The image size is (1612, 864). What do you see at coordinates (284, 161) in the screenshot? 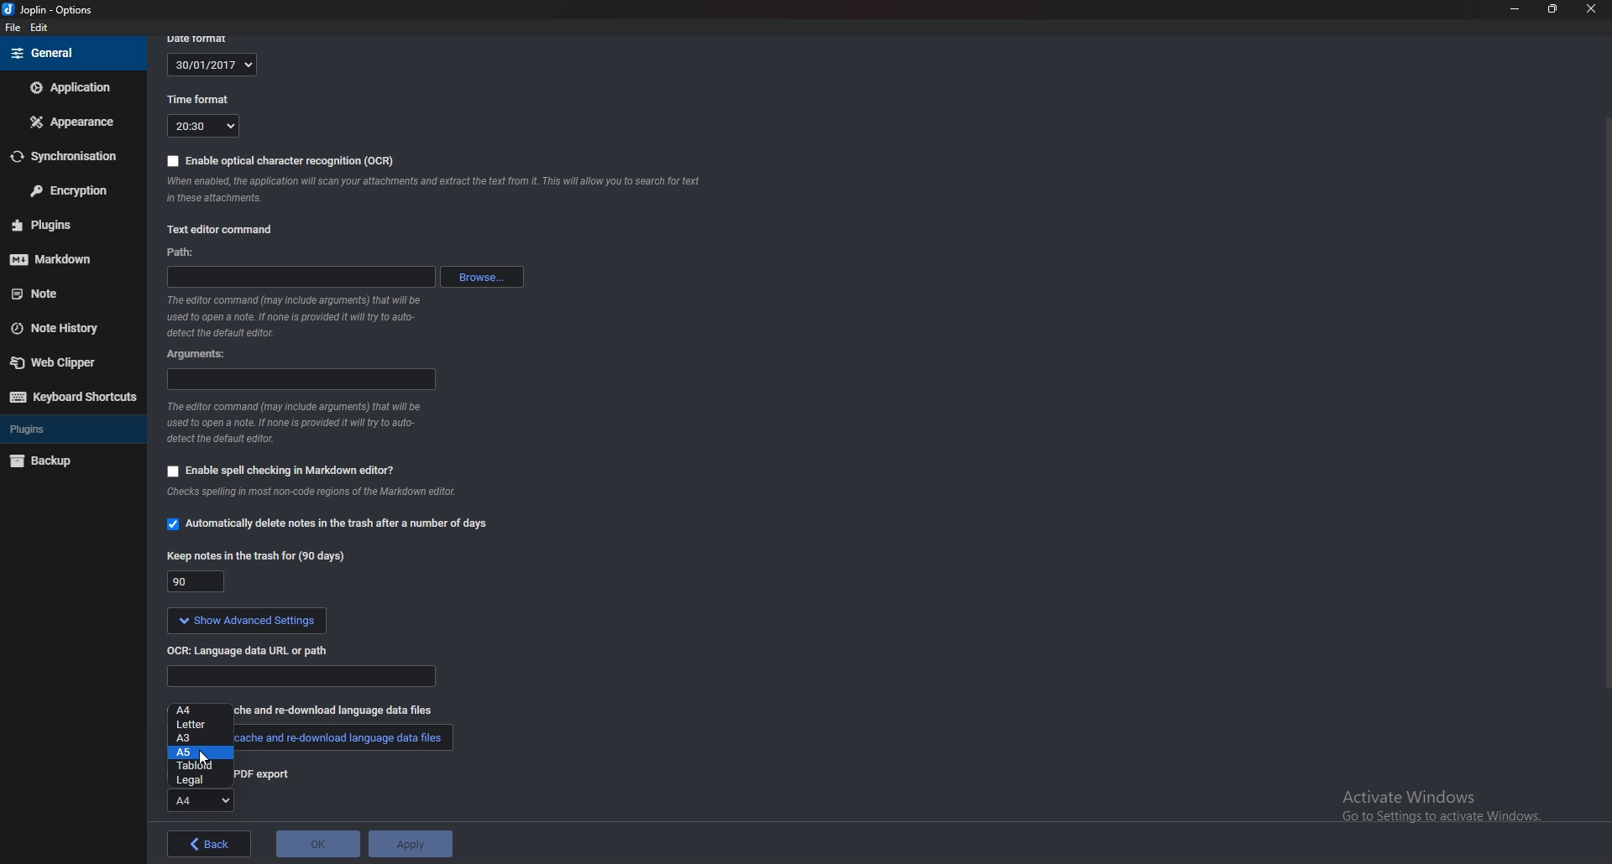
I see `enable OCR` at bounding box center [284, 161].